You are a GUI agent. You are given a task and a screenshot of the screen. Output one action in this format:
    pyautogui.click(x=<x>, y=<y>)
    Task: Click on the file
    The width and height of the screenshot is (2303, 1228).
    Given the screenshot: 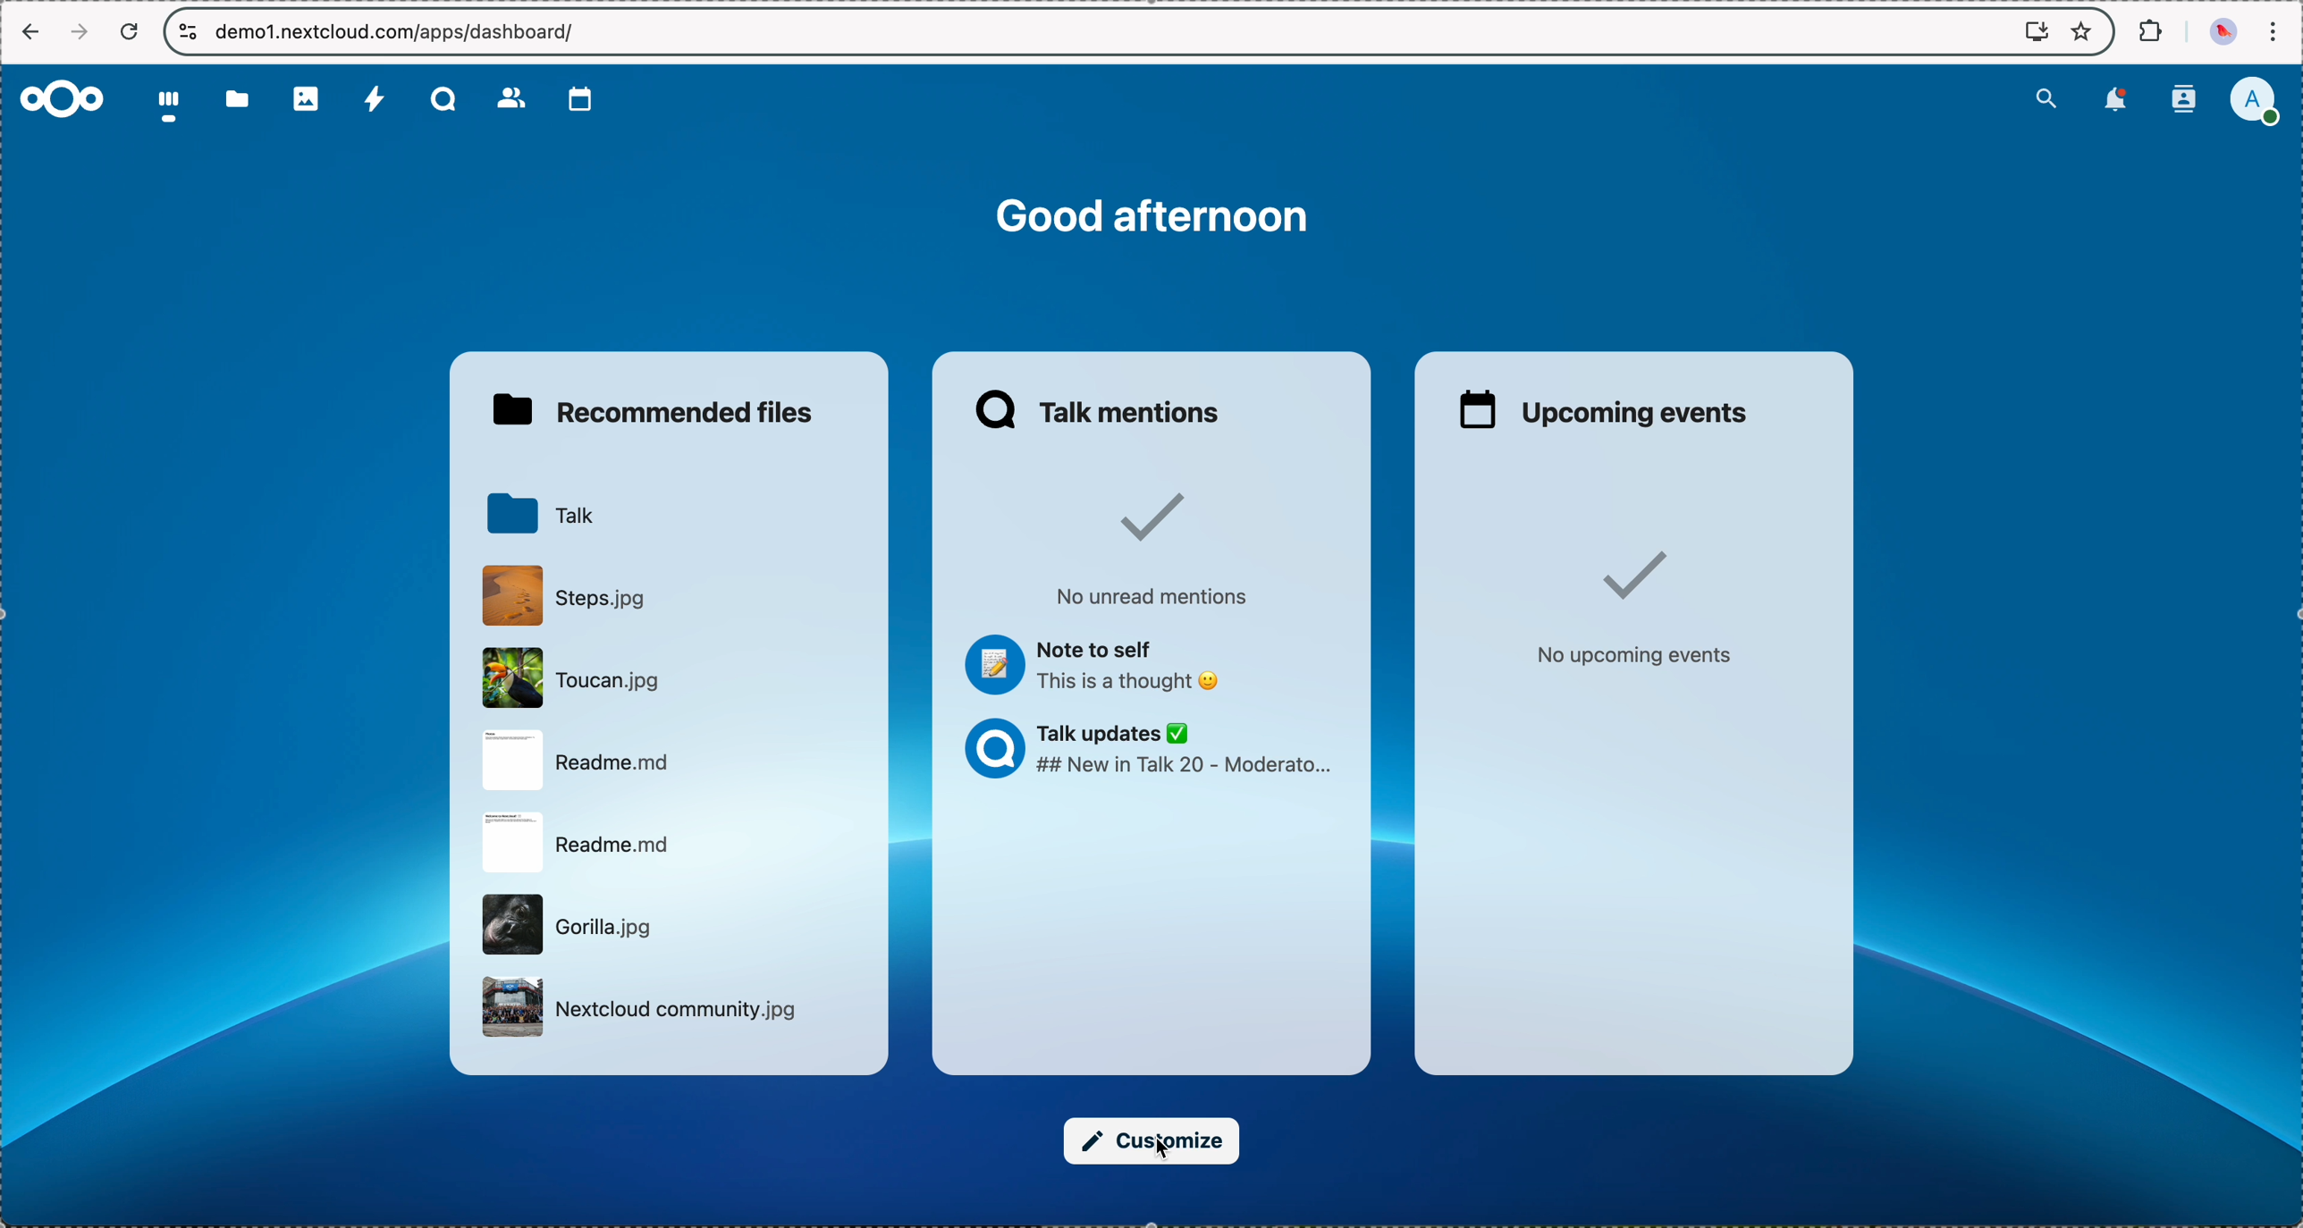 What is the action you would take?
    pyautogui.click(x=576, y=677)
    